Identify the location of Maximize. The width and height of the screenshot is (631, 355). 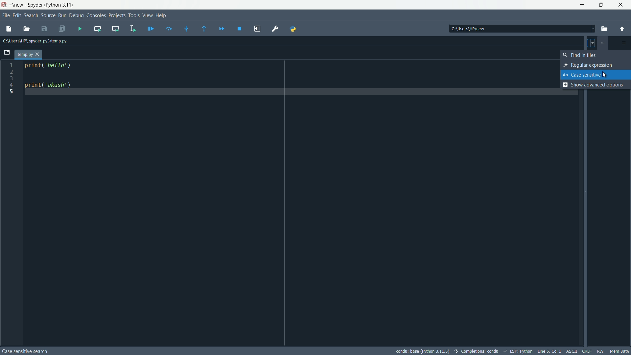
(600, 5).